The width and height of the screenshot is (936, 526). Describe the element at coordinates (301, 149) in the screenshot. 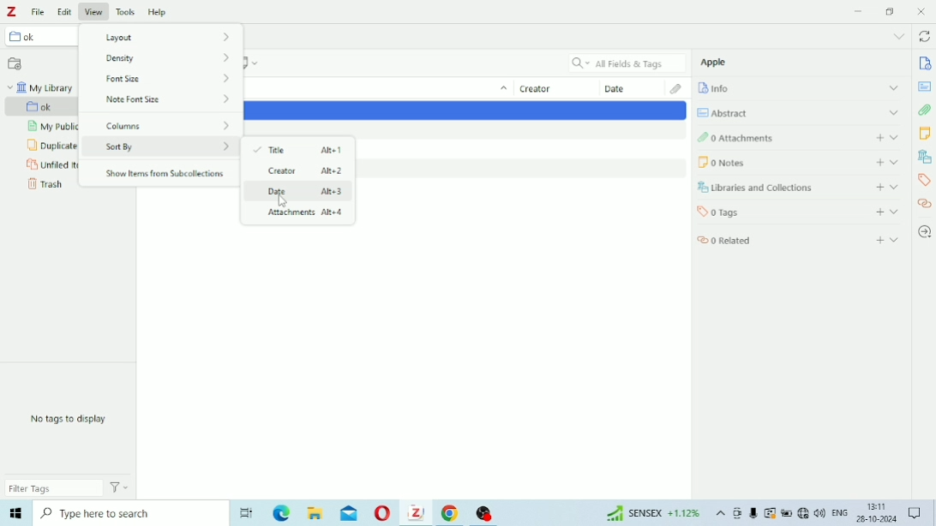

I see `Title Alt + 1` at that location.